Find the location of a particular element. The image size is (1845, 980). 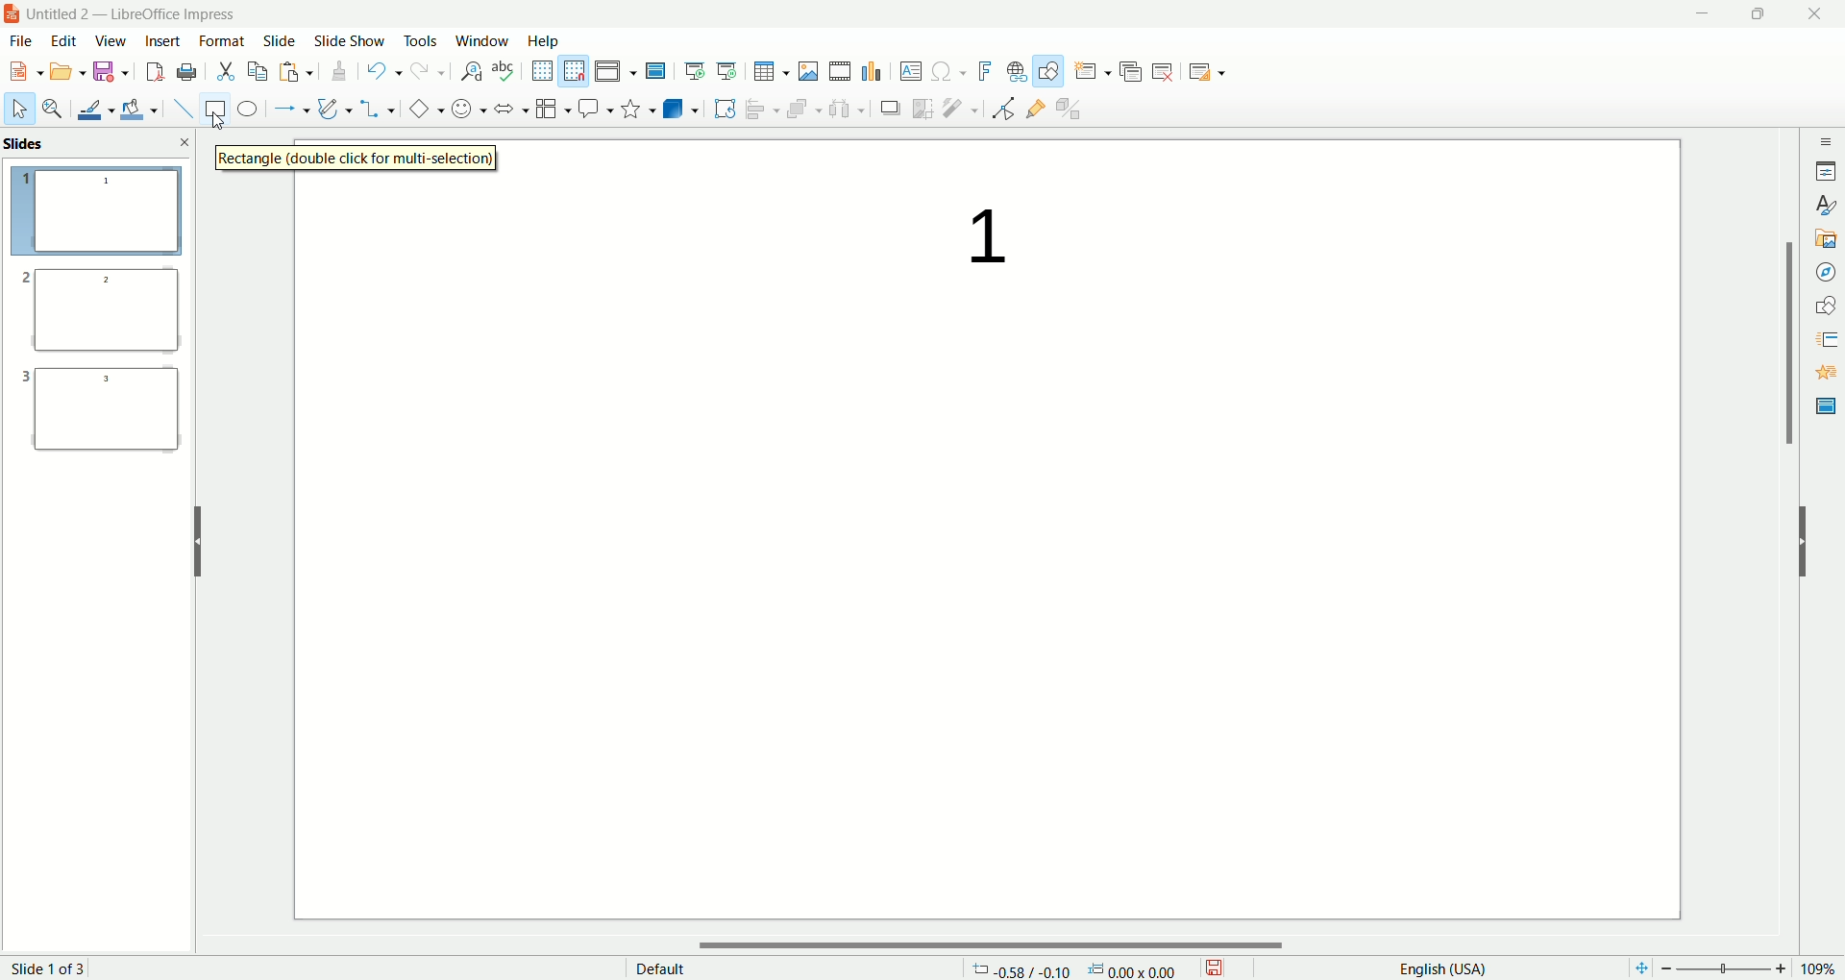

fit page to current window is located at coordinates (1636, 968).